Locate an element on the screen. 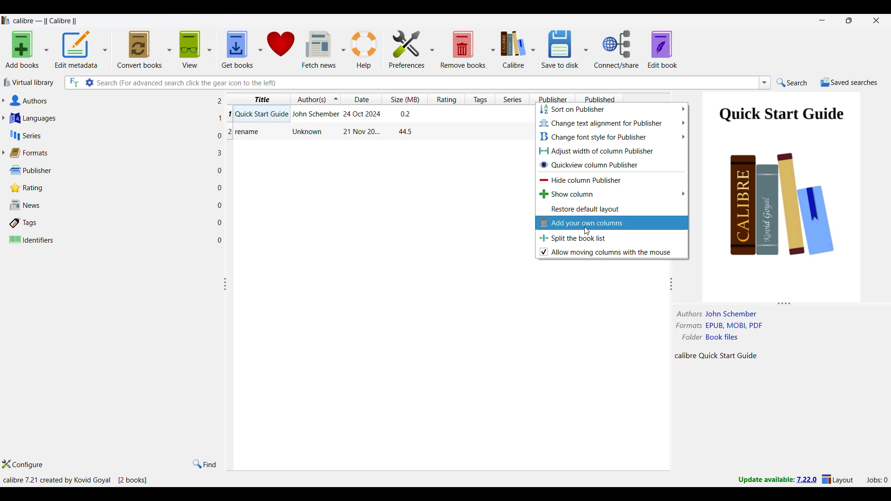  Publisher is located at coordinates (108, 170).